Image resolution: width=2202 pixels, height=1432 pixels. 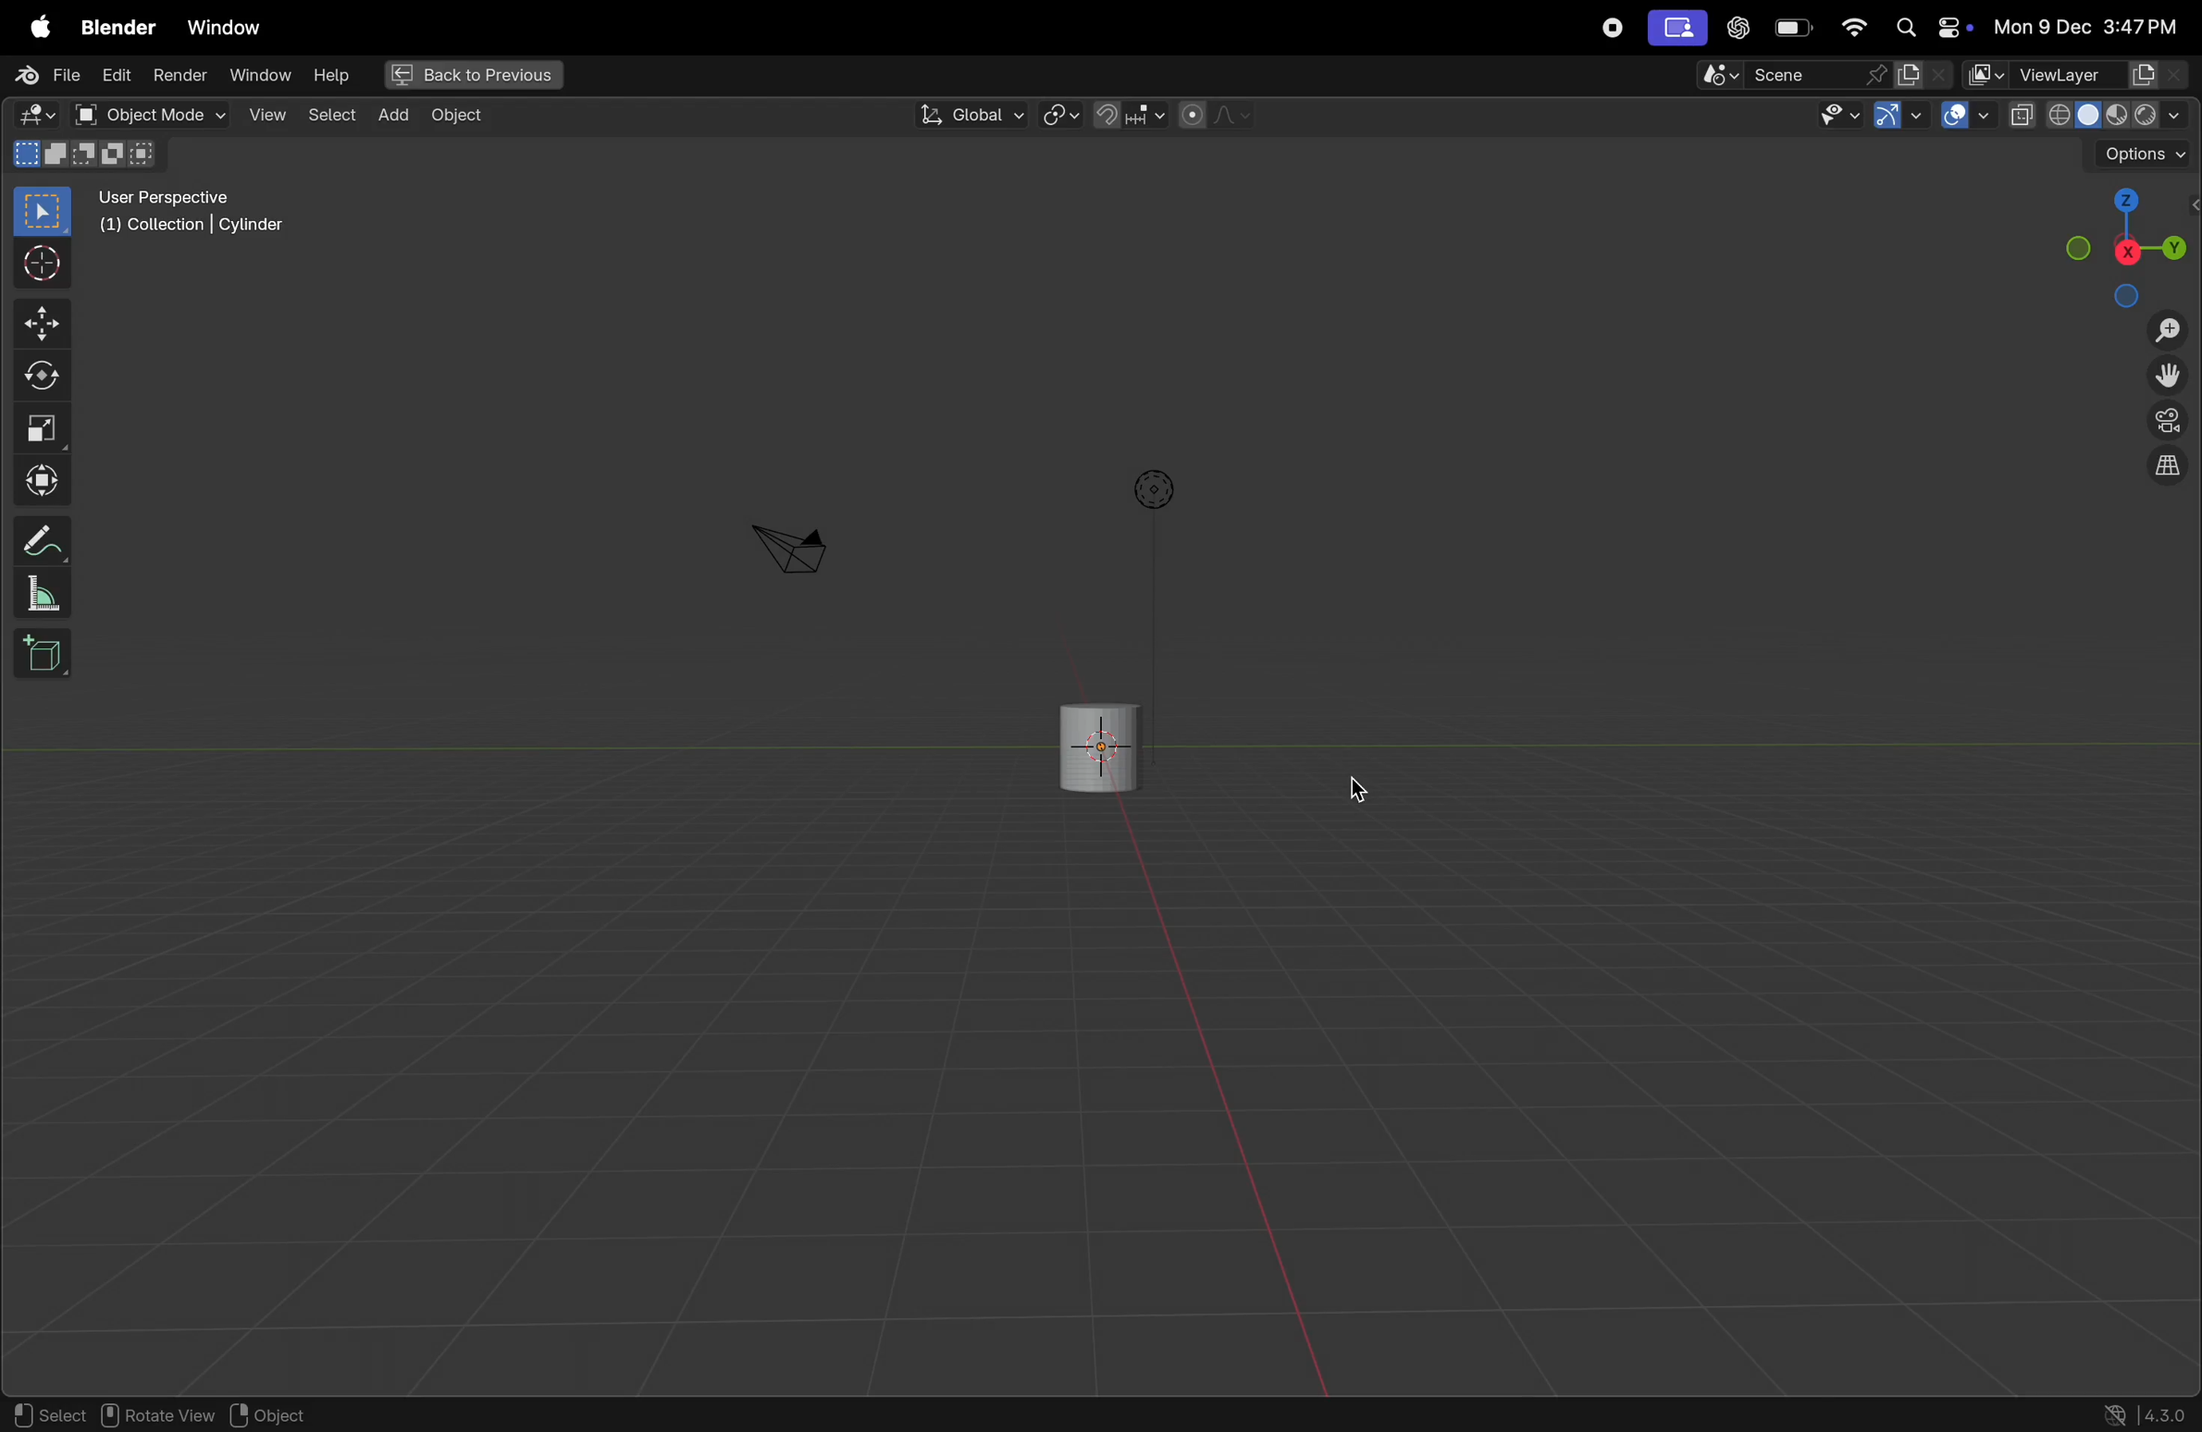 What do you see at coordinates (467, 116) in the screenshot?
I see `Object` at bounding box center [467, 116].